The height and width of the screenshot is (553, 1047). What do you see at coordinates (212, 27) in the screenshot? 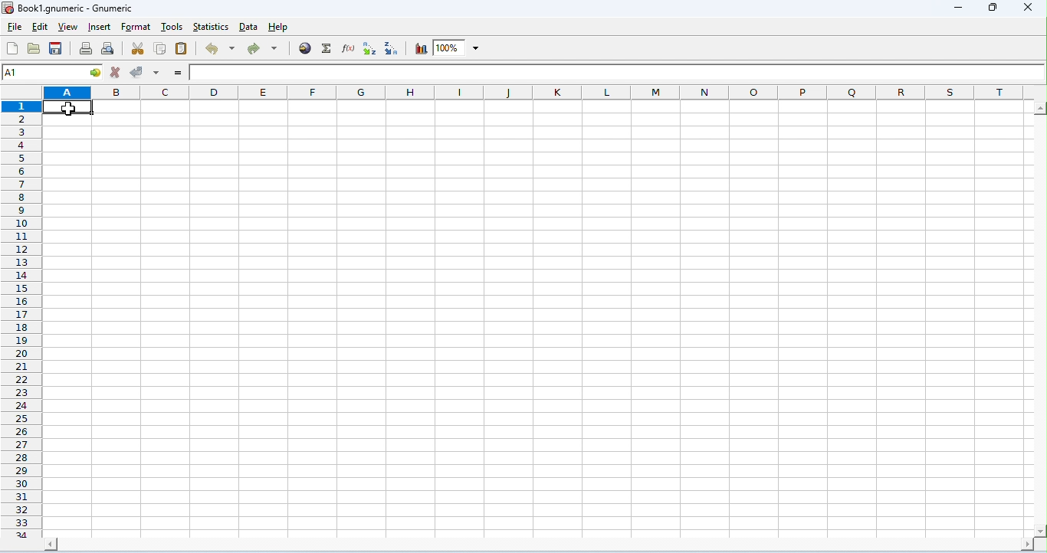
I see `statistics` at bounding box center [212, 27].